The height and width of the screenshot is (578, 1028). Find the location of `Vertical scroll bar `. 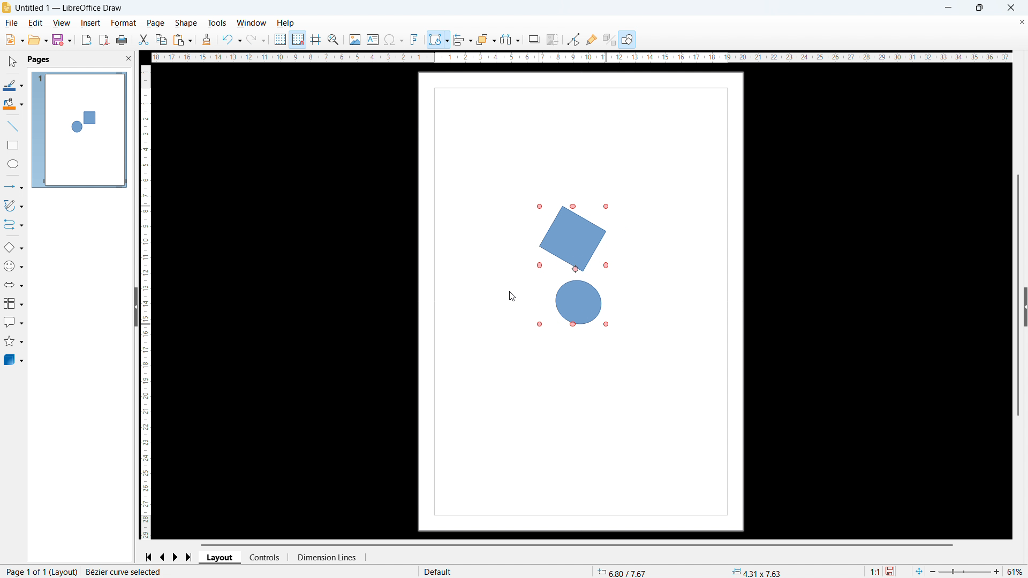

Vertical scroll bar  is located at coordinates (1018, 224).